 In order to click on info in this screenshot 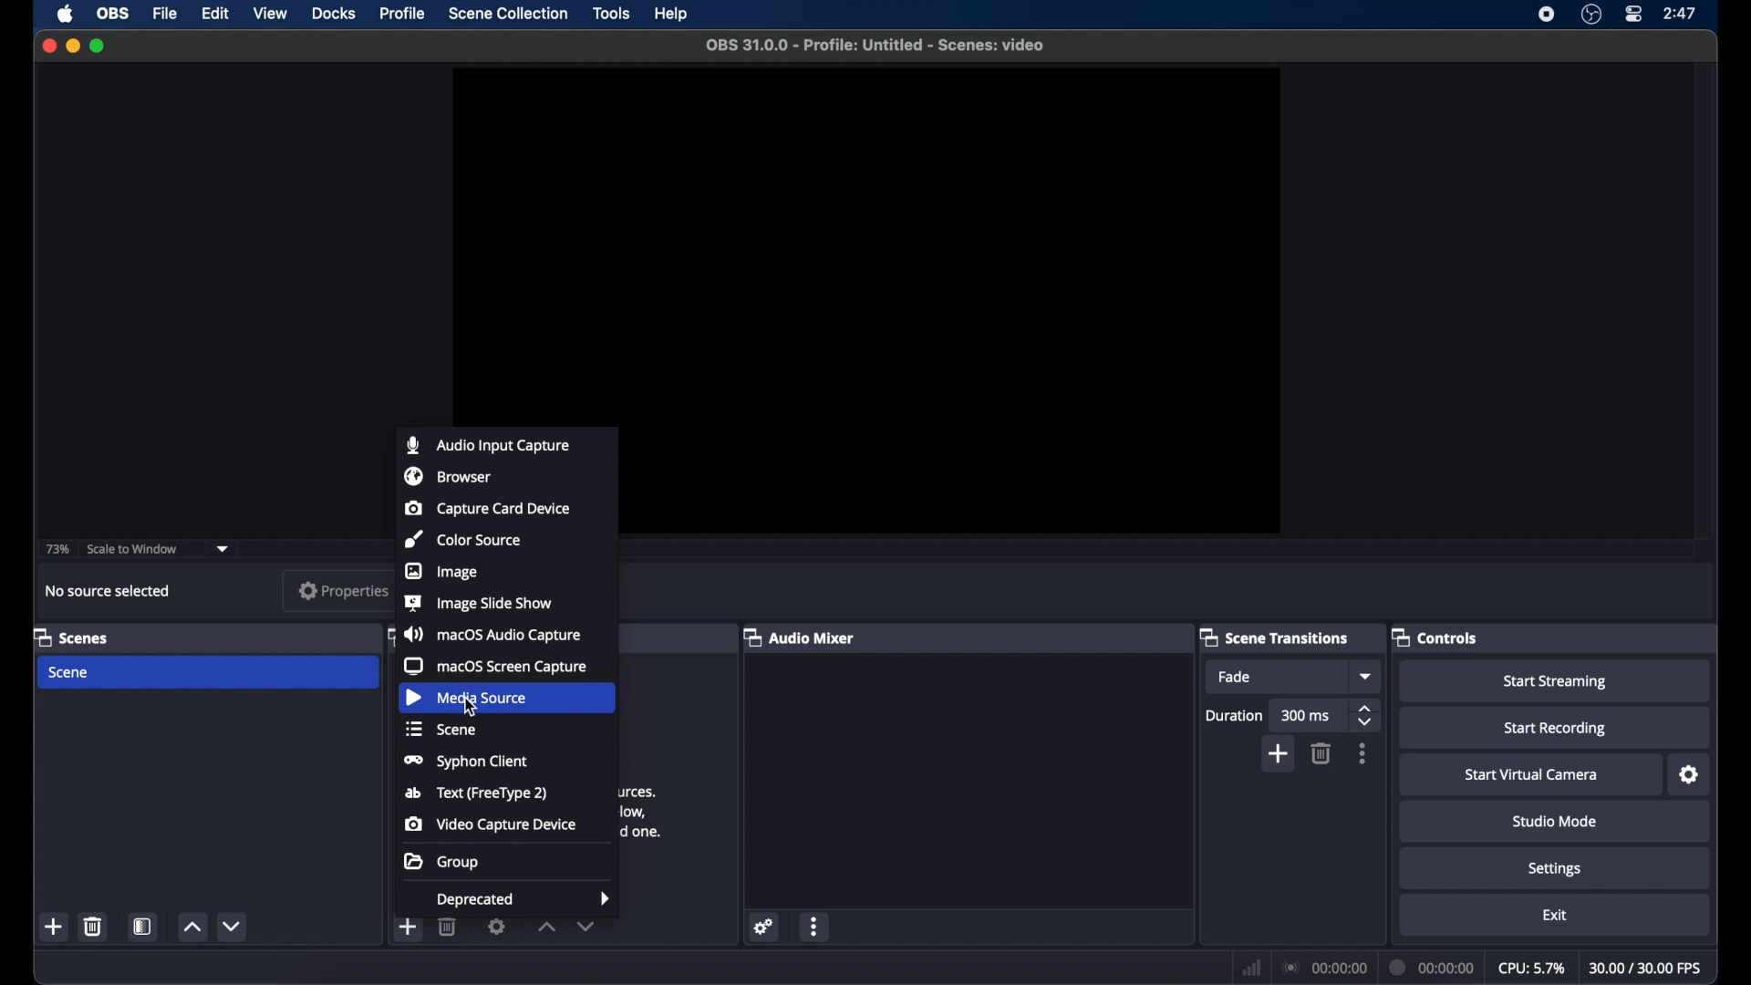, I will do `click(645, 812)`.